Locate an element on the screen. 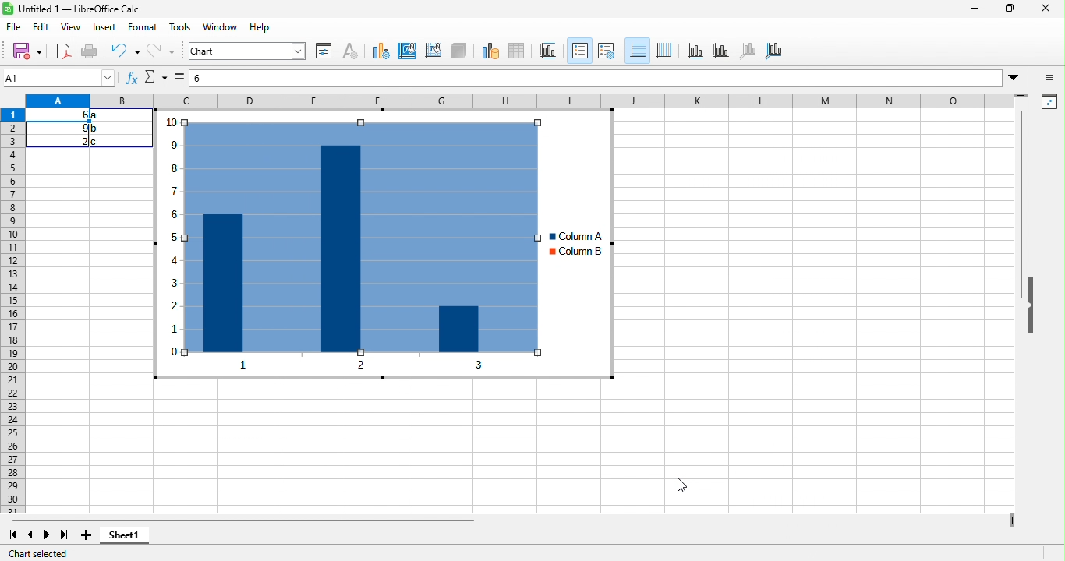  data ranges is located at coordinates (490, 51).